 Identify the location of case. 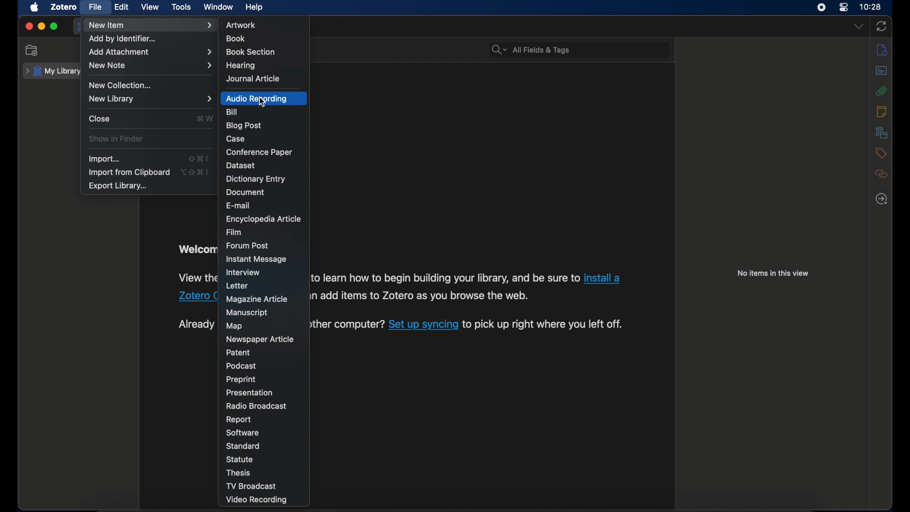
(236, 139).